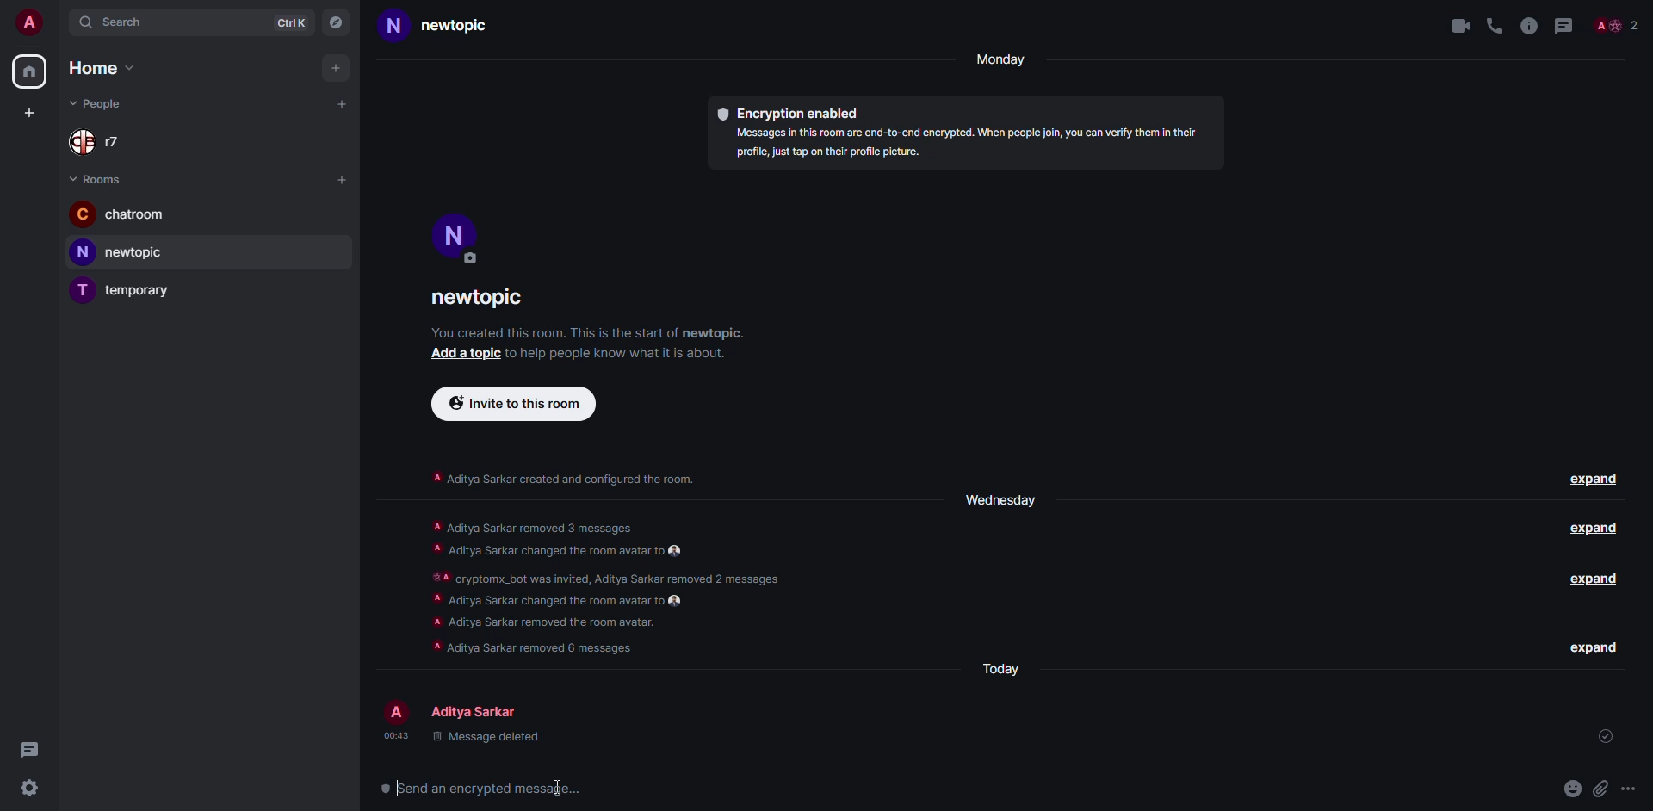 The width and height of the screenshot is (1653, 811). Describe the element at coordinates (1453, 26) in the screenshot. I see `video` at that location.